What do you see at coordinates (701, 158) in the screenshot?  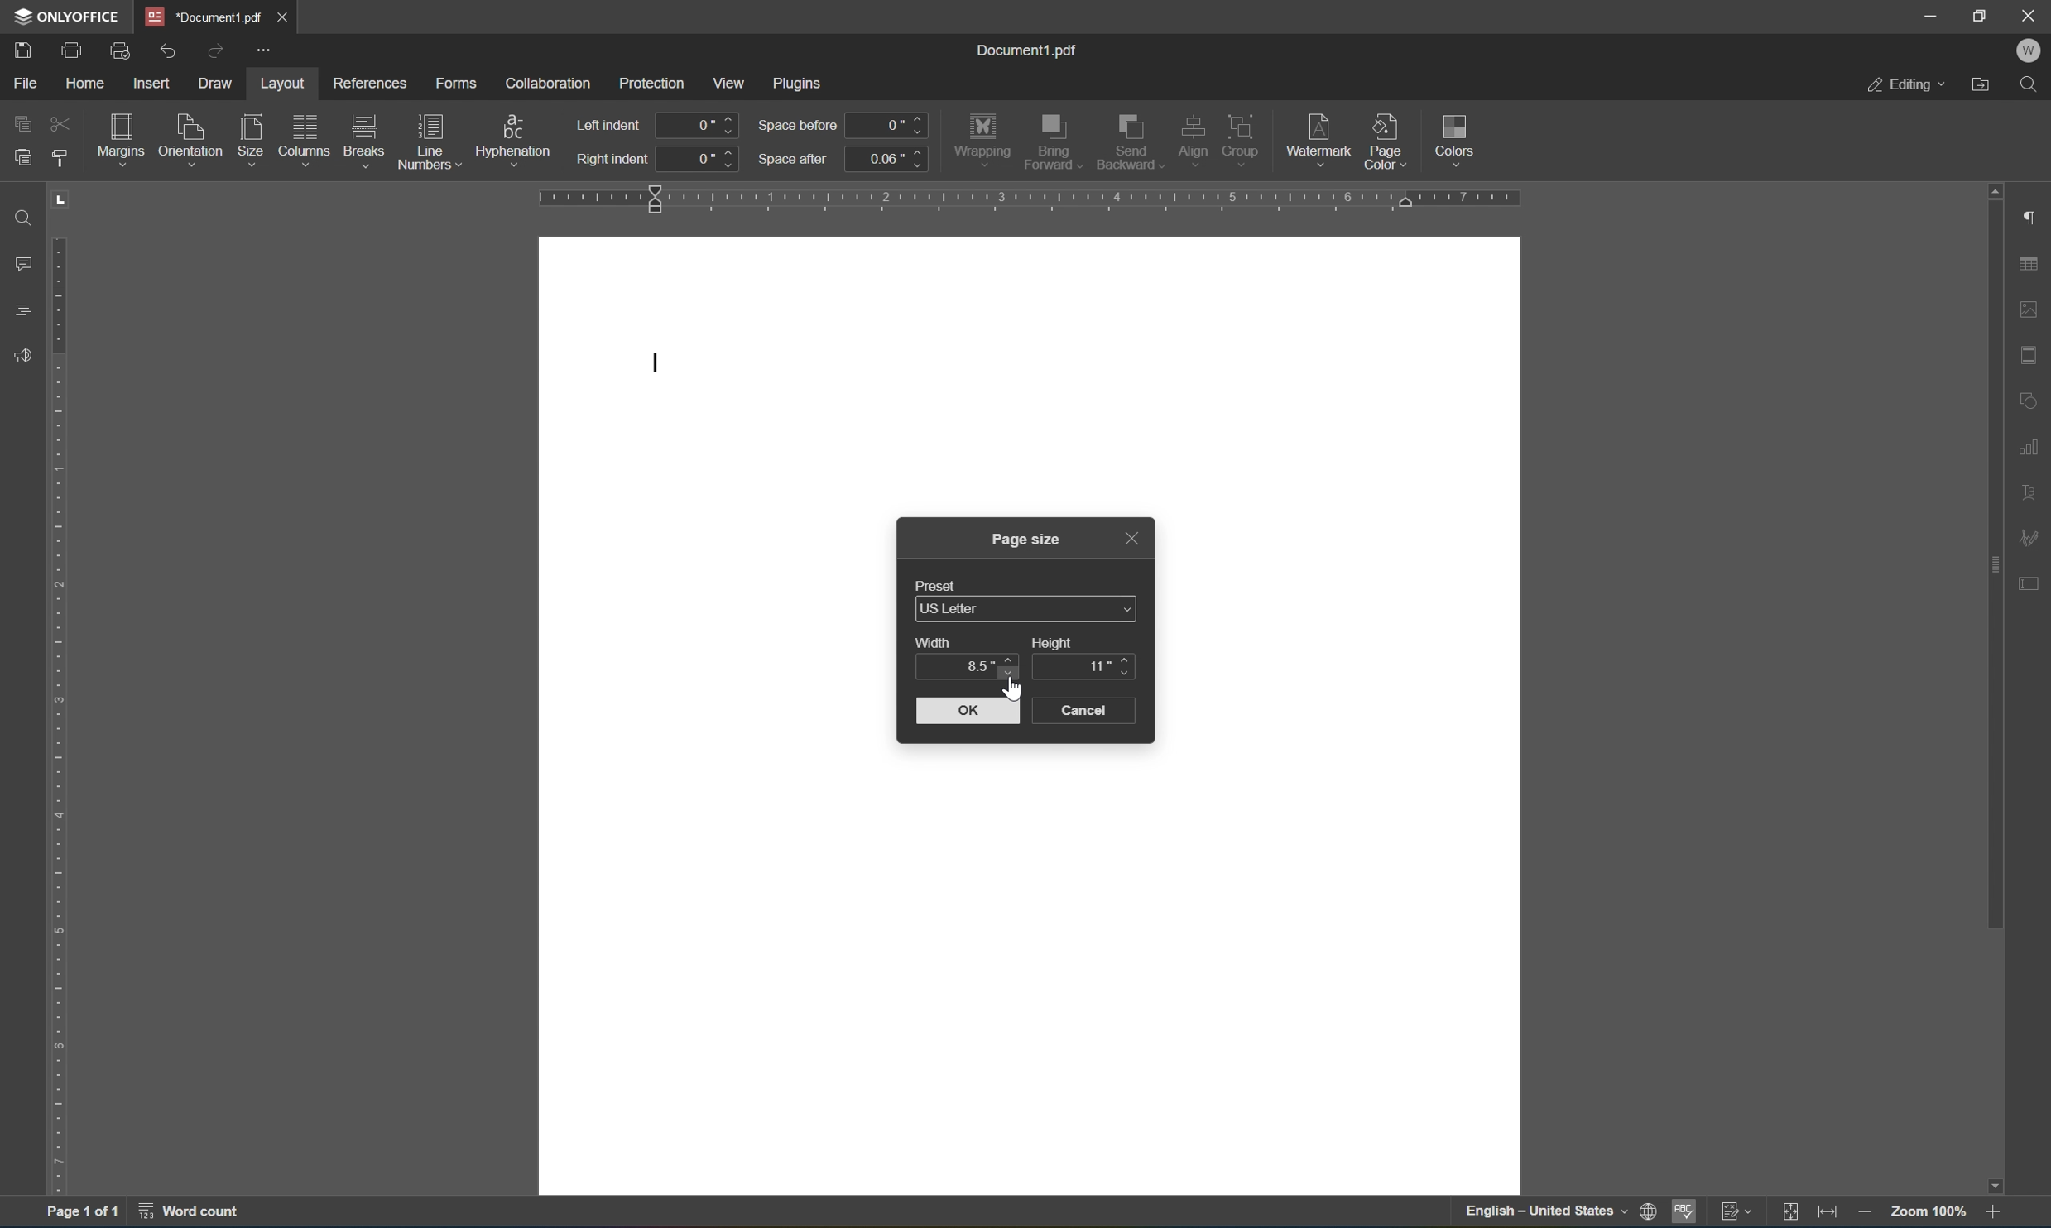 I see `0` at bounding box center [701, 158].